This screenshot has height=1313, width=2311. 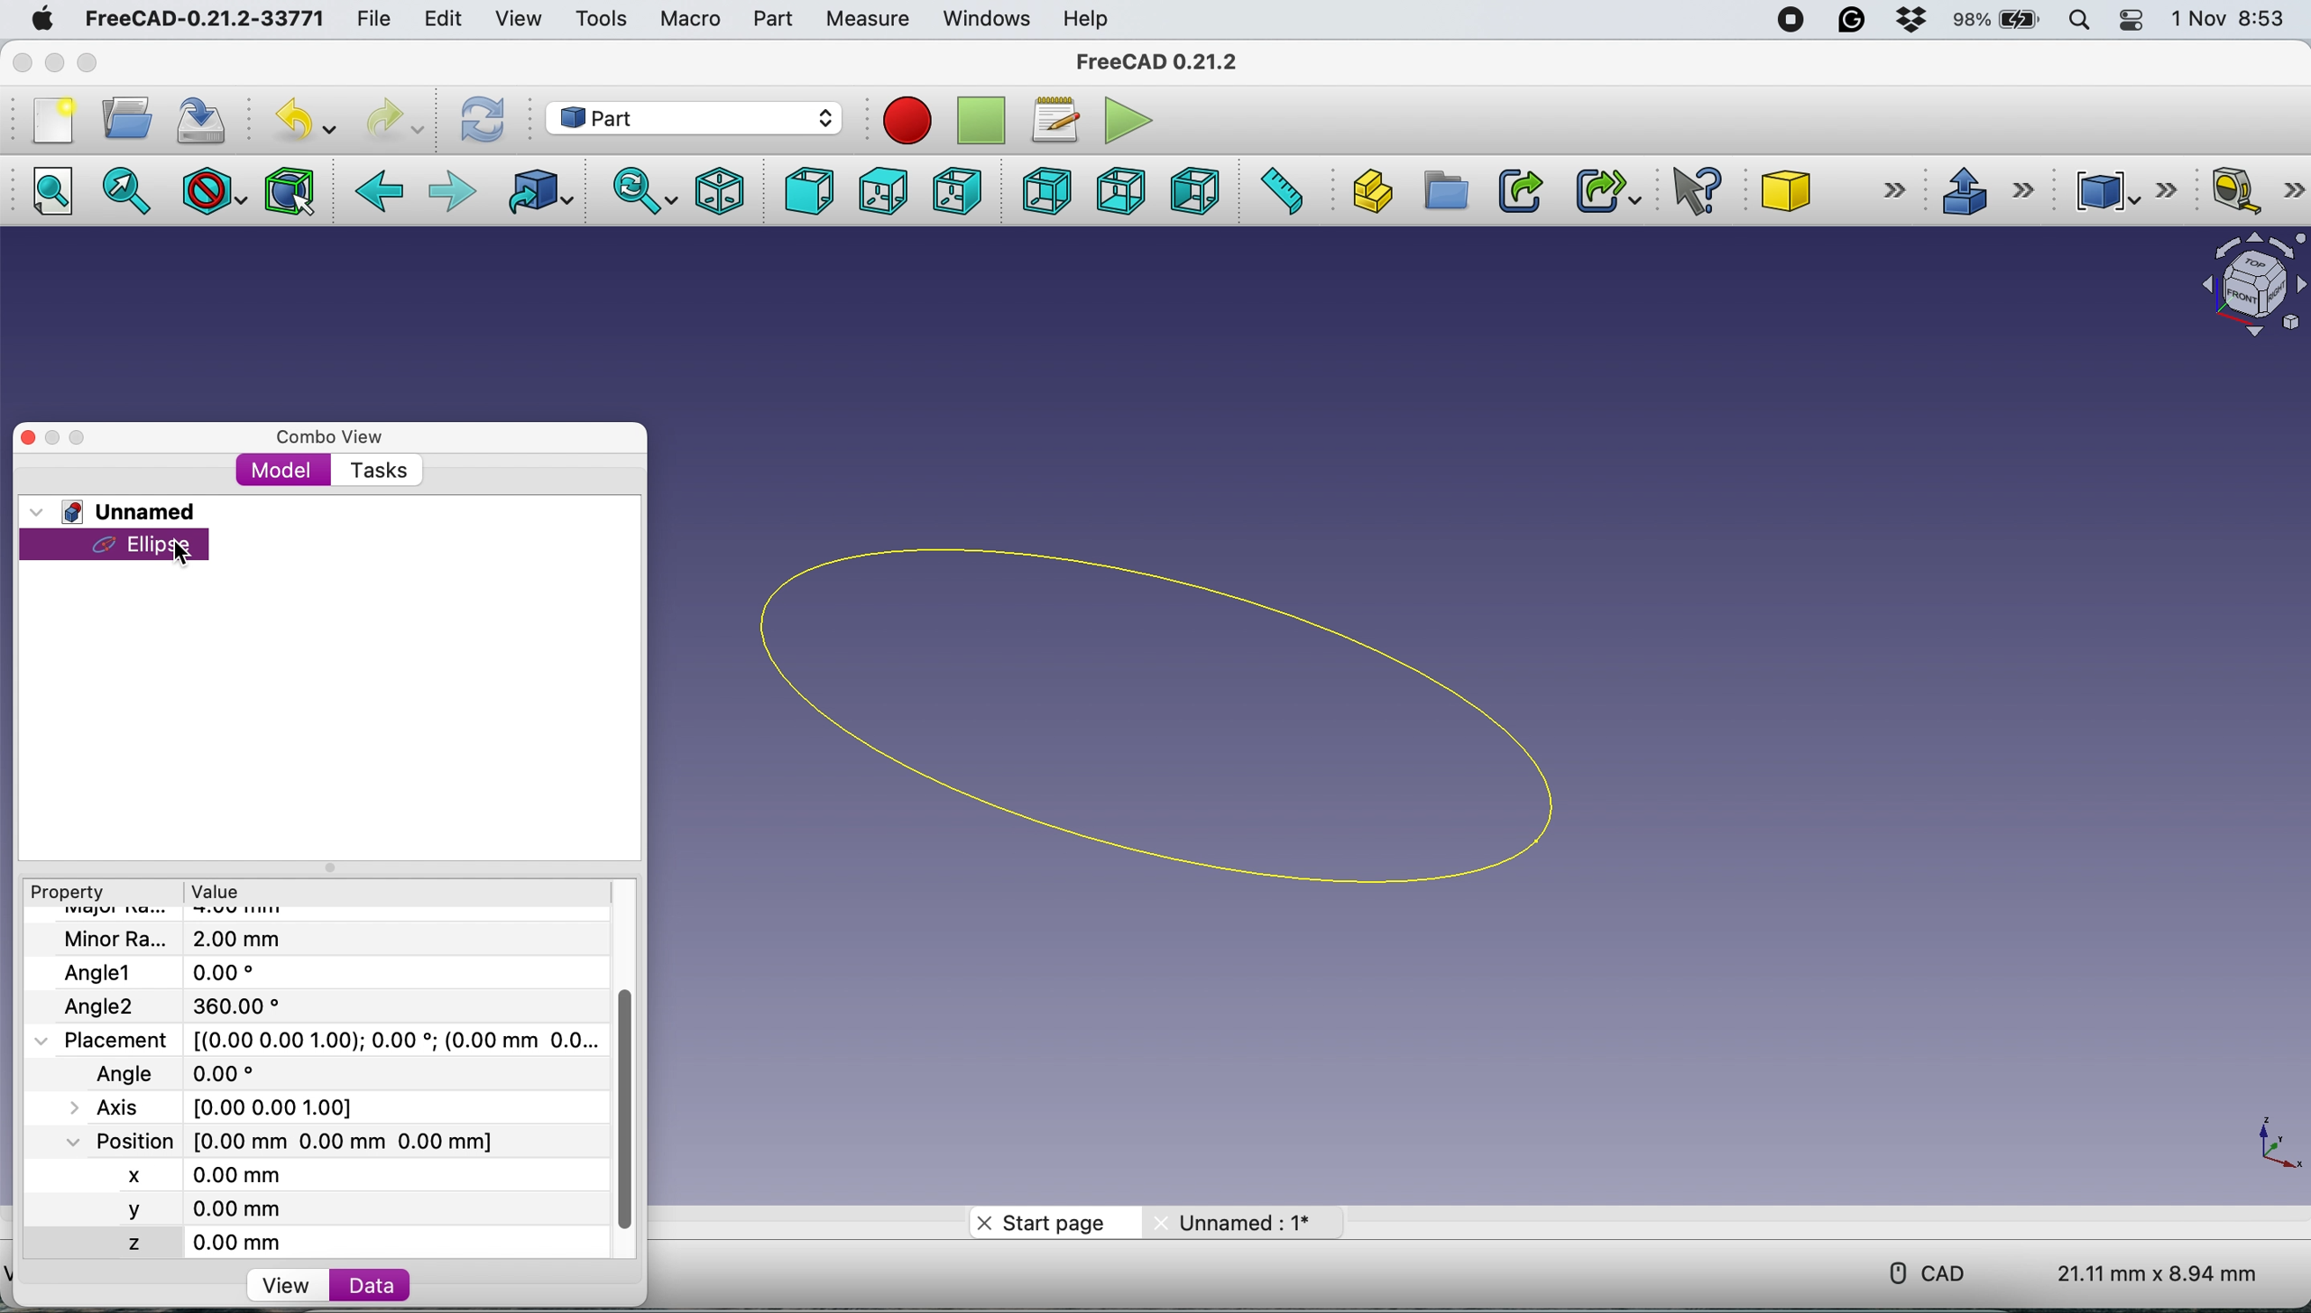 I want to click on dropbox, so click(x=1913, y=21).